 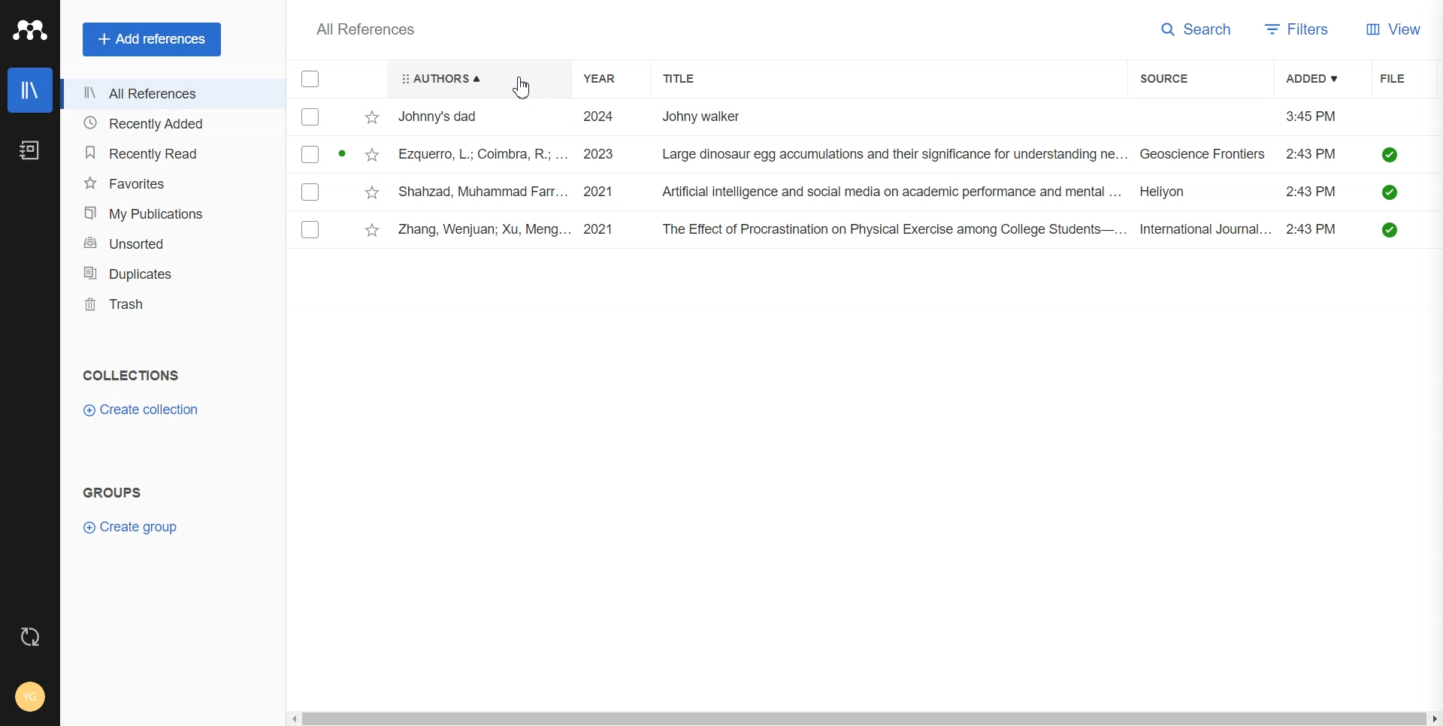 What do you see at coordinates (1314, 230) in the screenshot?
I see `2:43 PM` at bounding box center [1314, 230].